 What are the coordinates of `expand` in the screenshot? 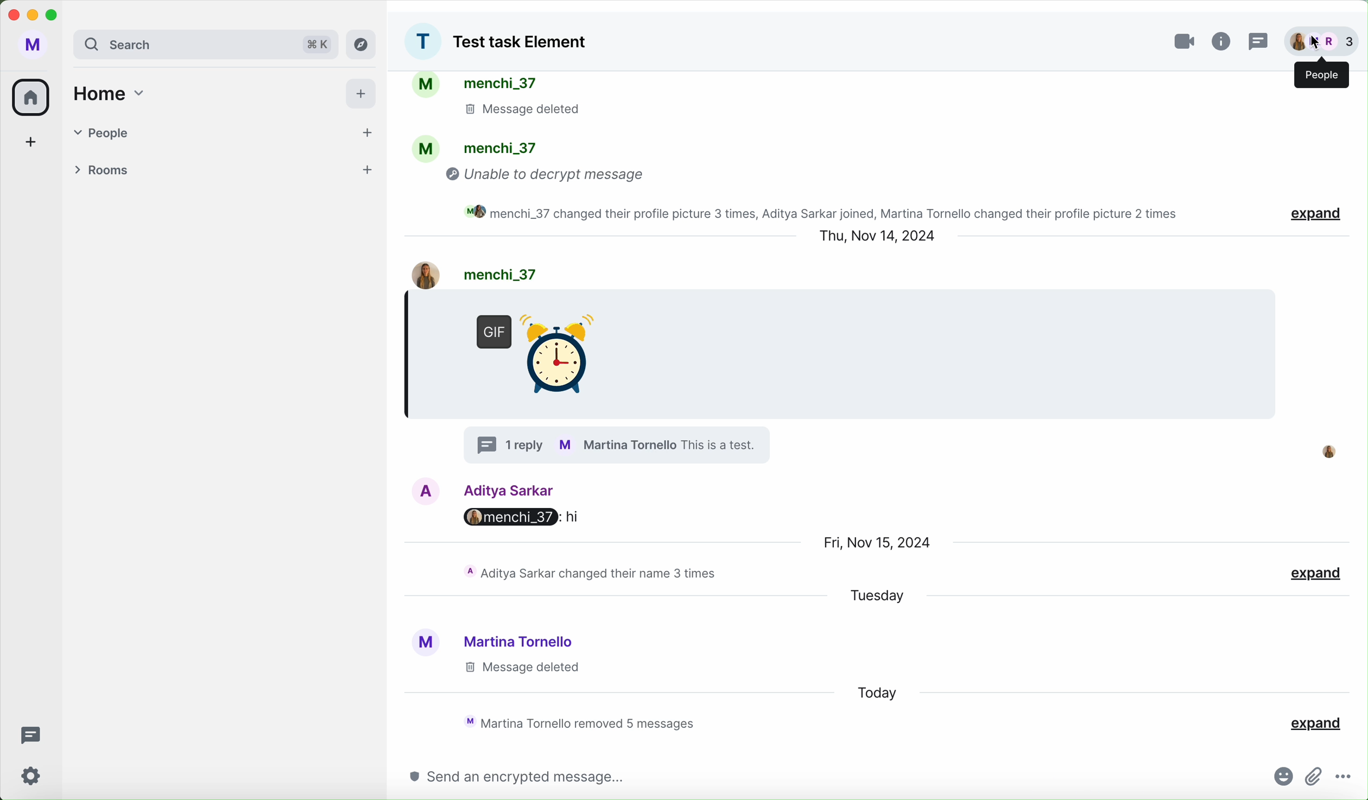 It's located at (1316, 574).